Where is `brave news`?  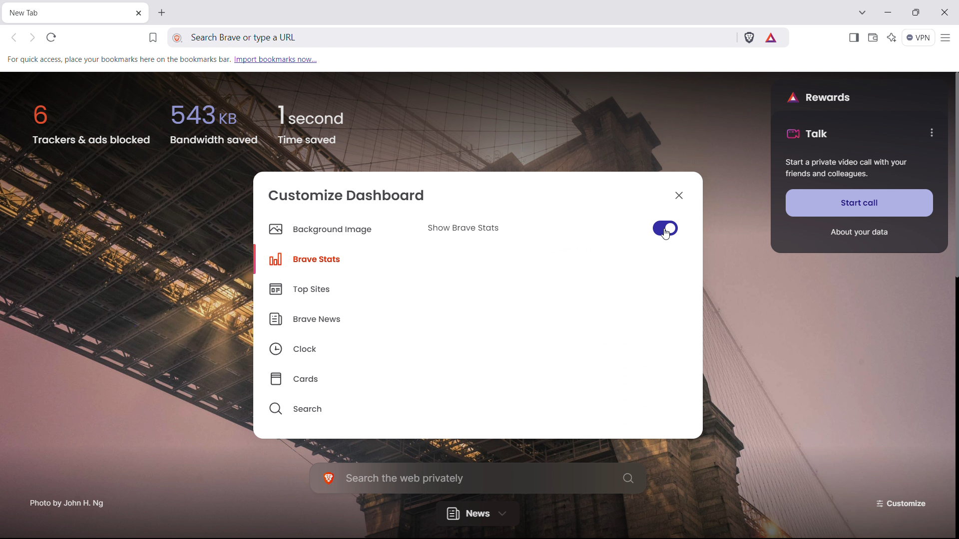 brave news is located at coordinates (334, 317).